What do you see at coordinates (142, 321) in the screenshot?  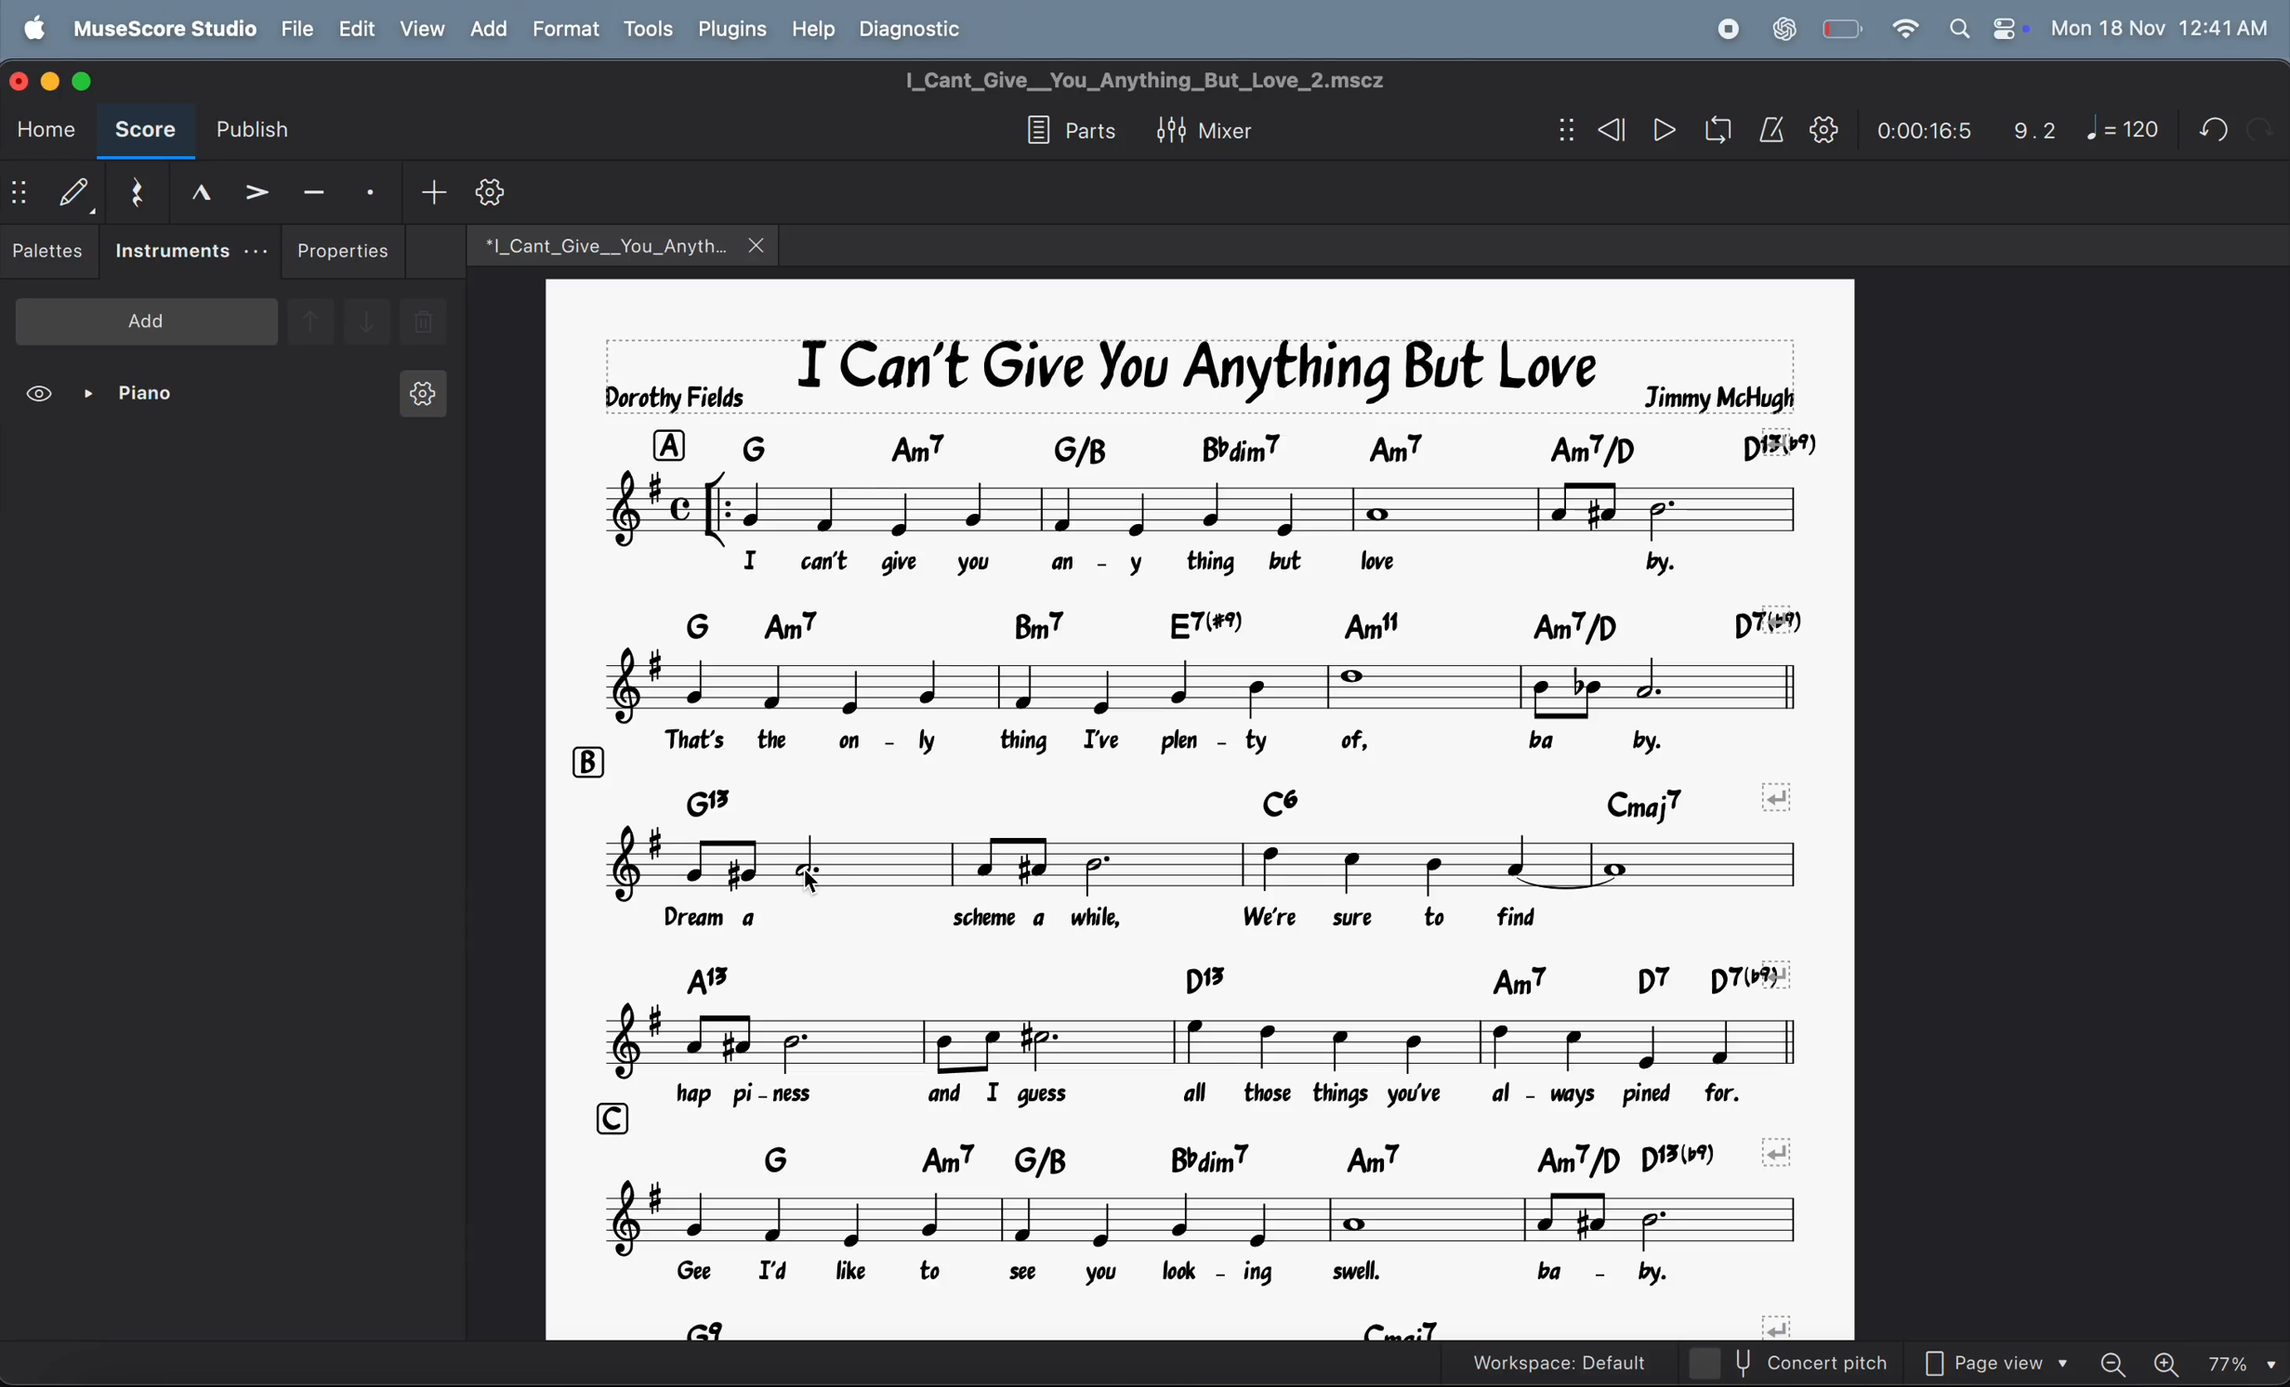 I see `add` at bounding box center [142, 321].